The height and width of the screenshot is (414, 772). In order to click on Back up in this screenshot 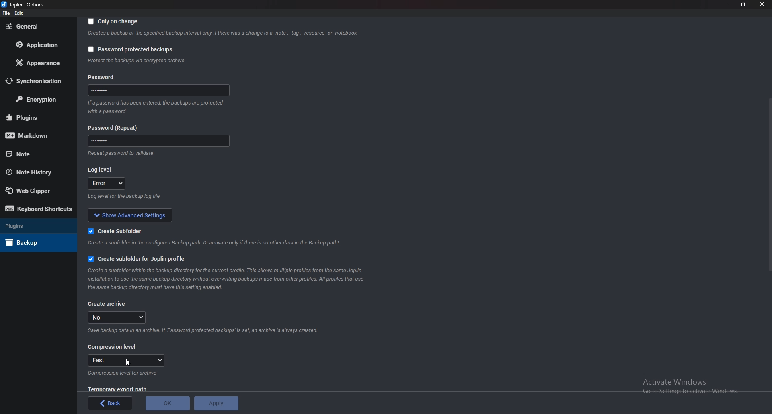, I will do `click(33, 242)`.